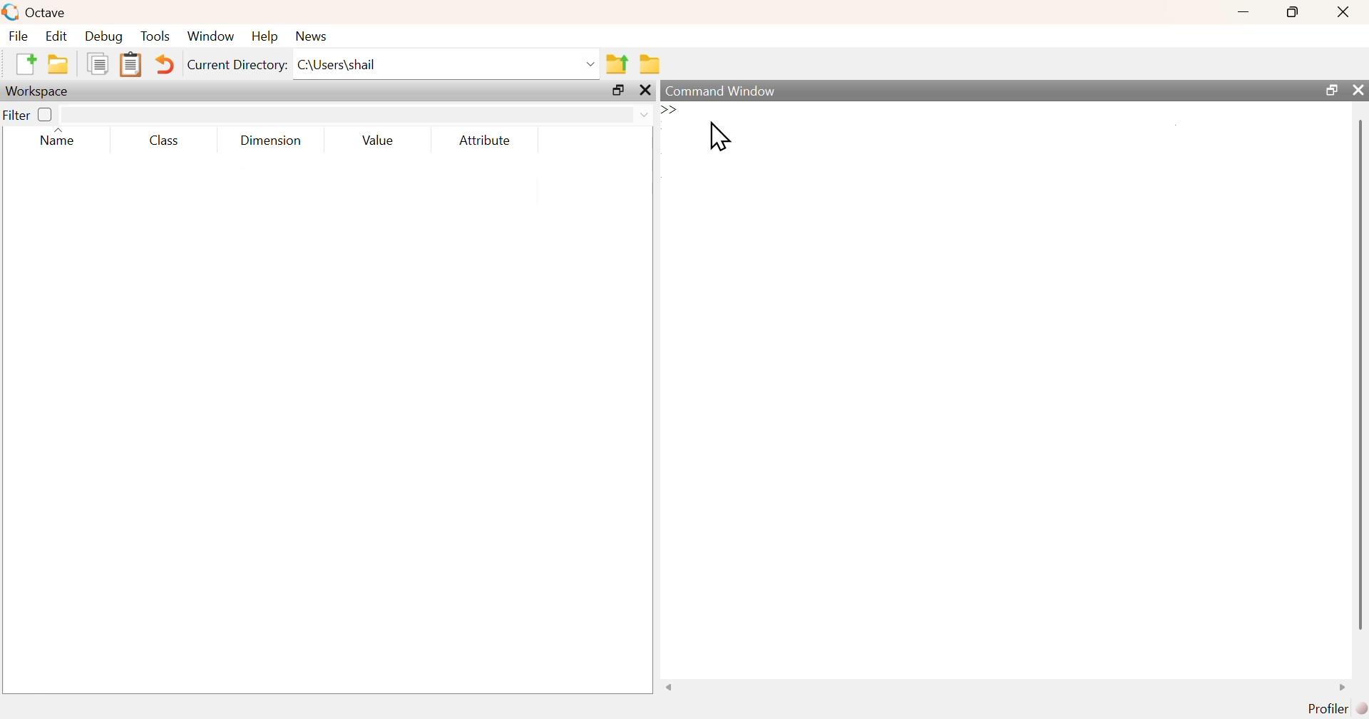  Describe the element at coordinates (159, 140) in the screenshot. I see `Class` at that location.